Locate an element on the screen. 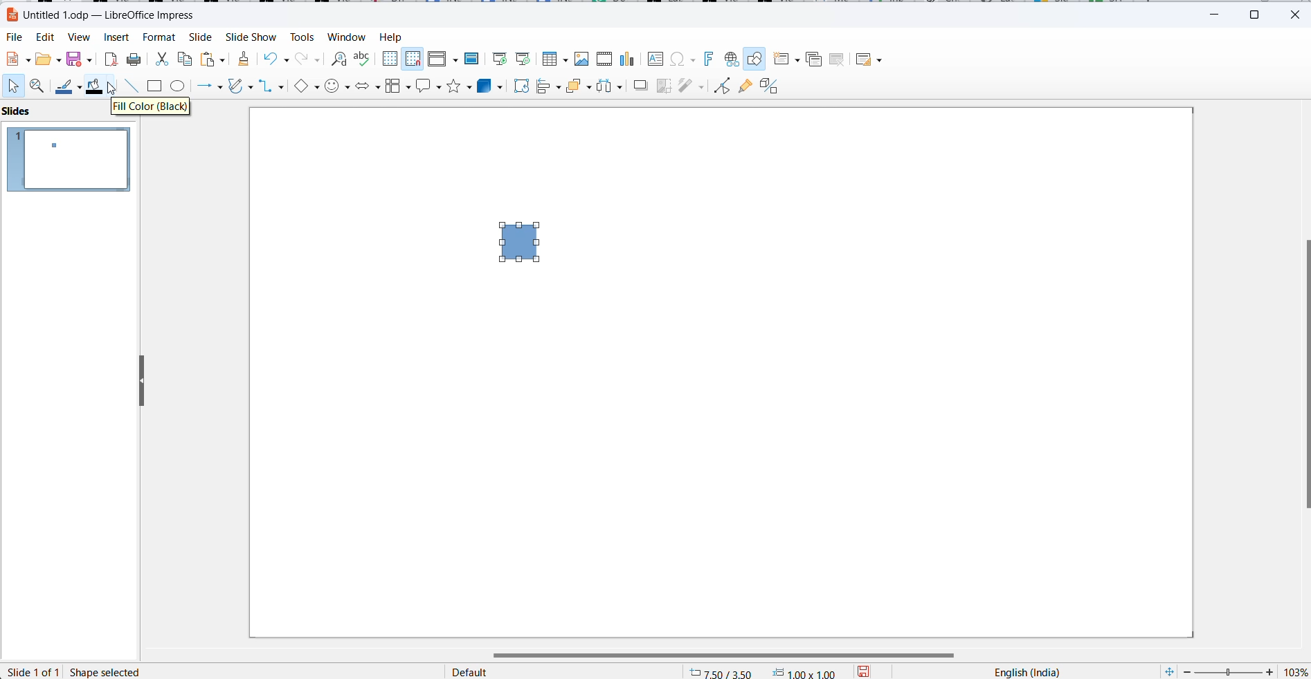 Image resolution: width=1311 pixels, height=679 pixels. Insert text is located at coordinates (656, 58).